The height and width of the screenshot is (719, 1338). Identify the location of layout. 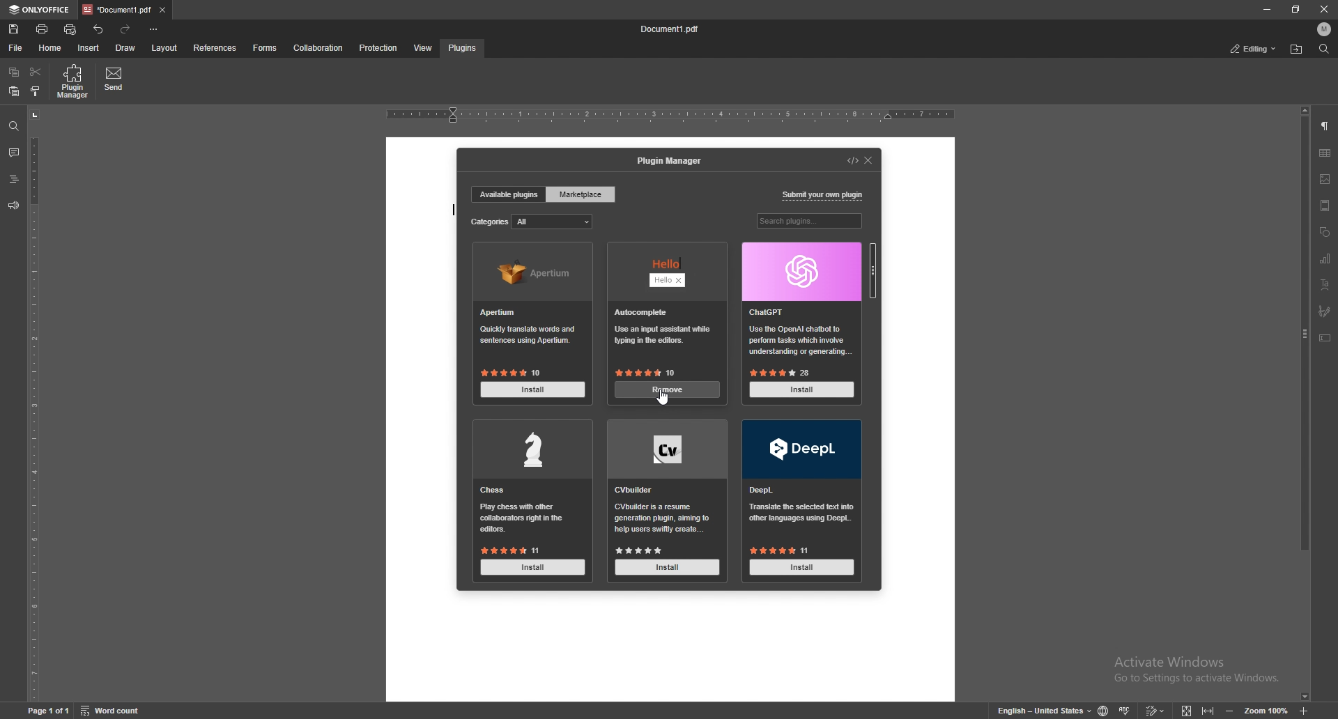
(164, 48).